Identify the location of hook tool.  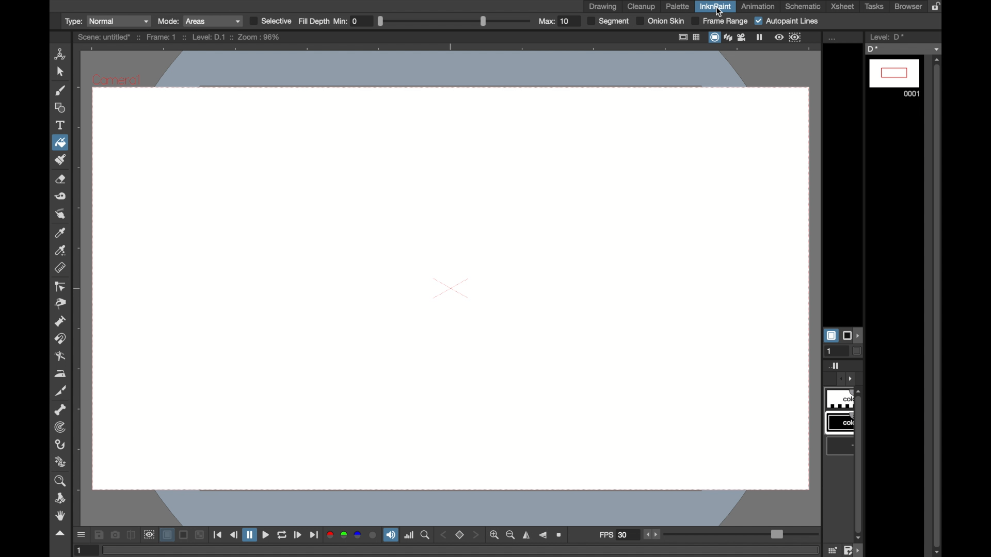
(60, 445).